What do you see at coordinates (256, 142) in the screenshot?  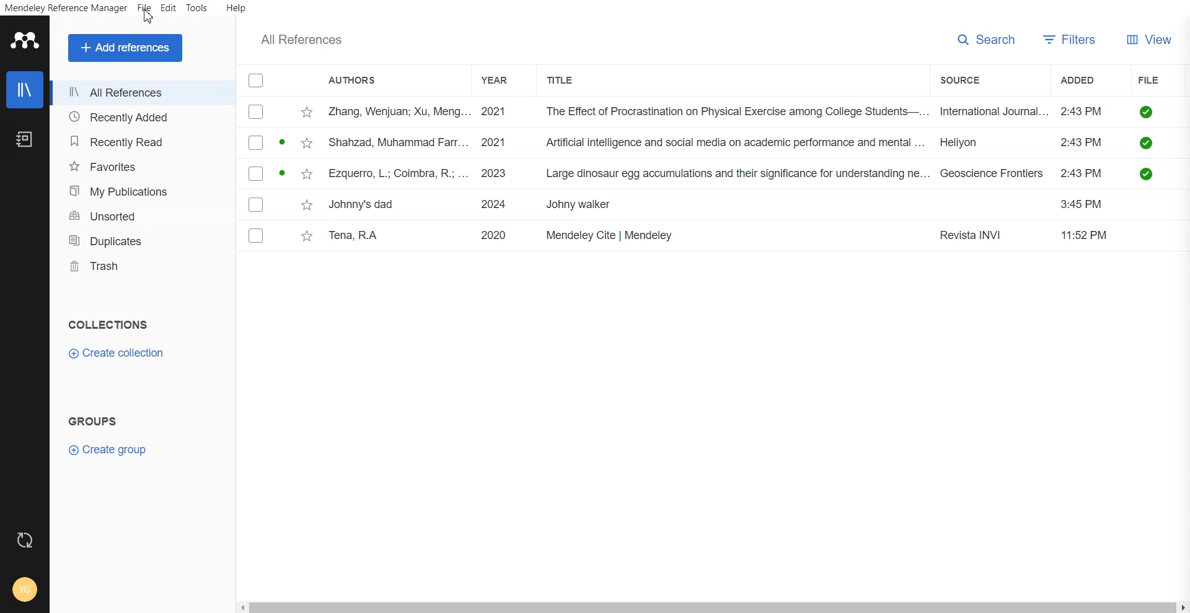 I see `checkbox` at bounding box center [256, 142].